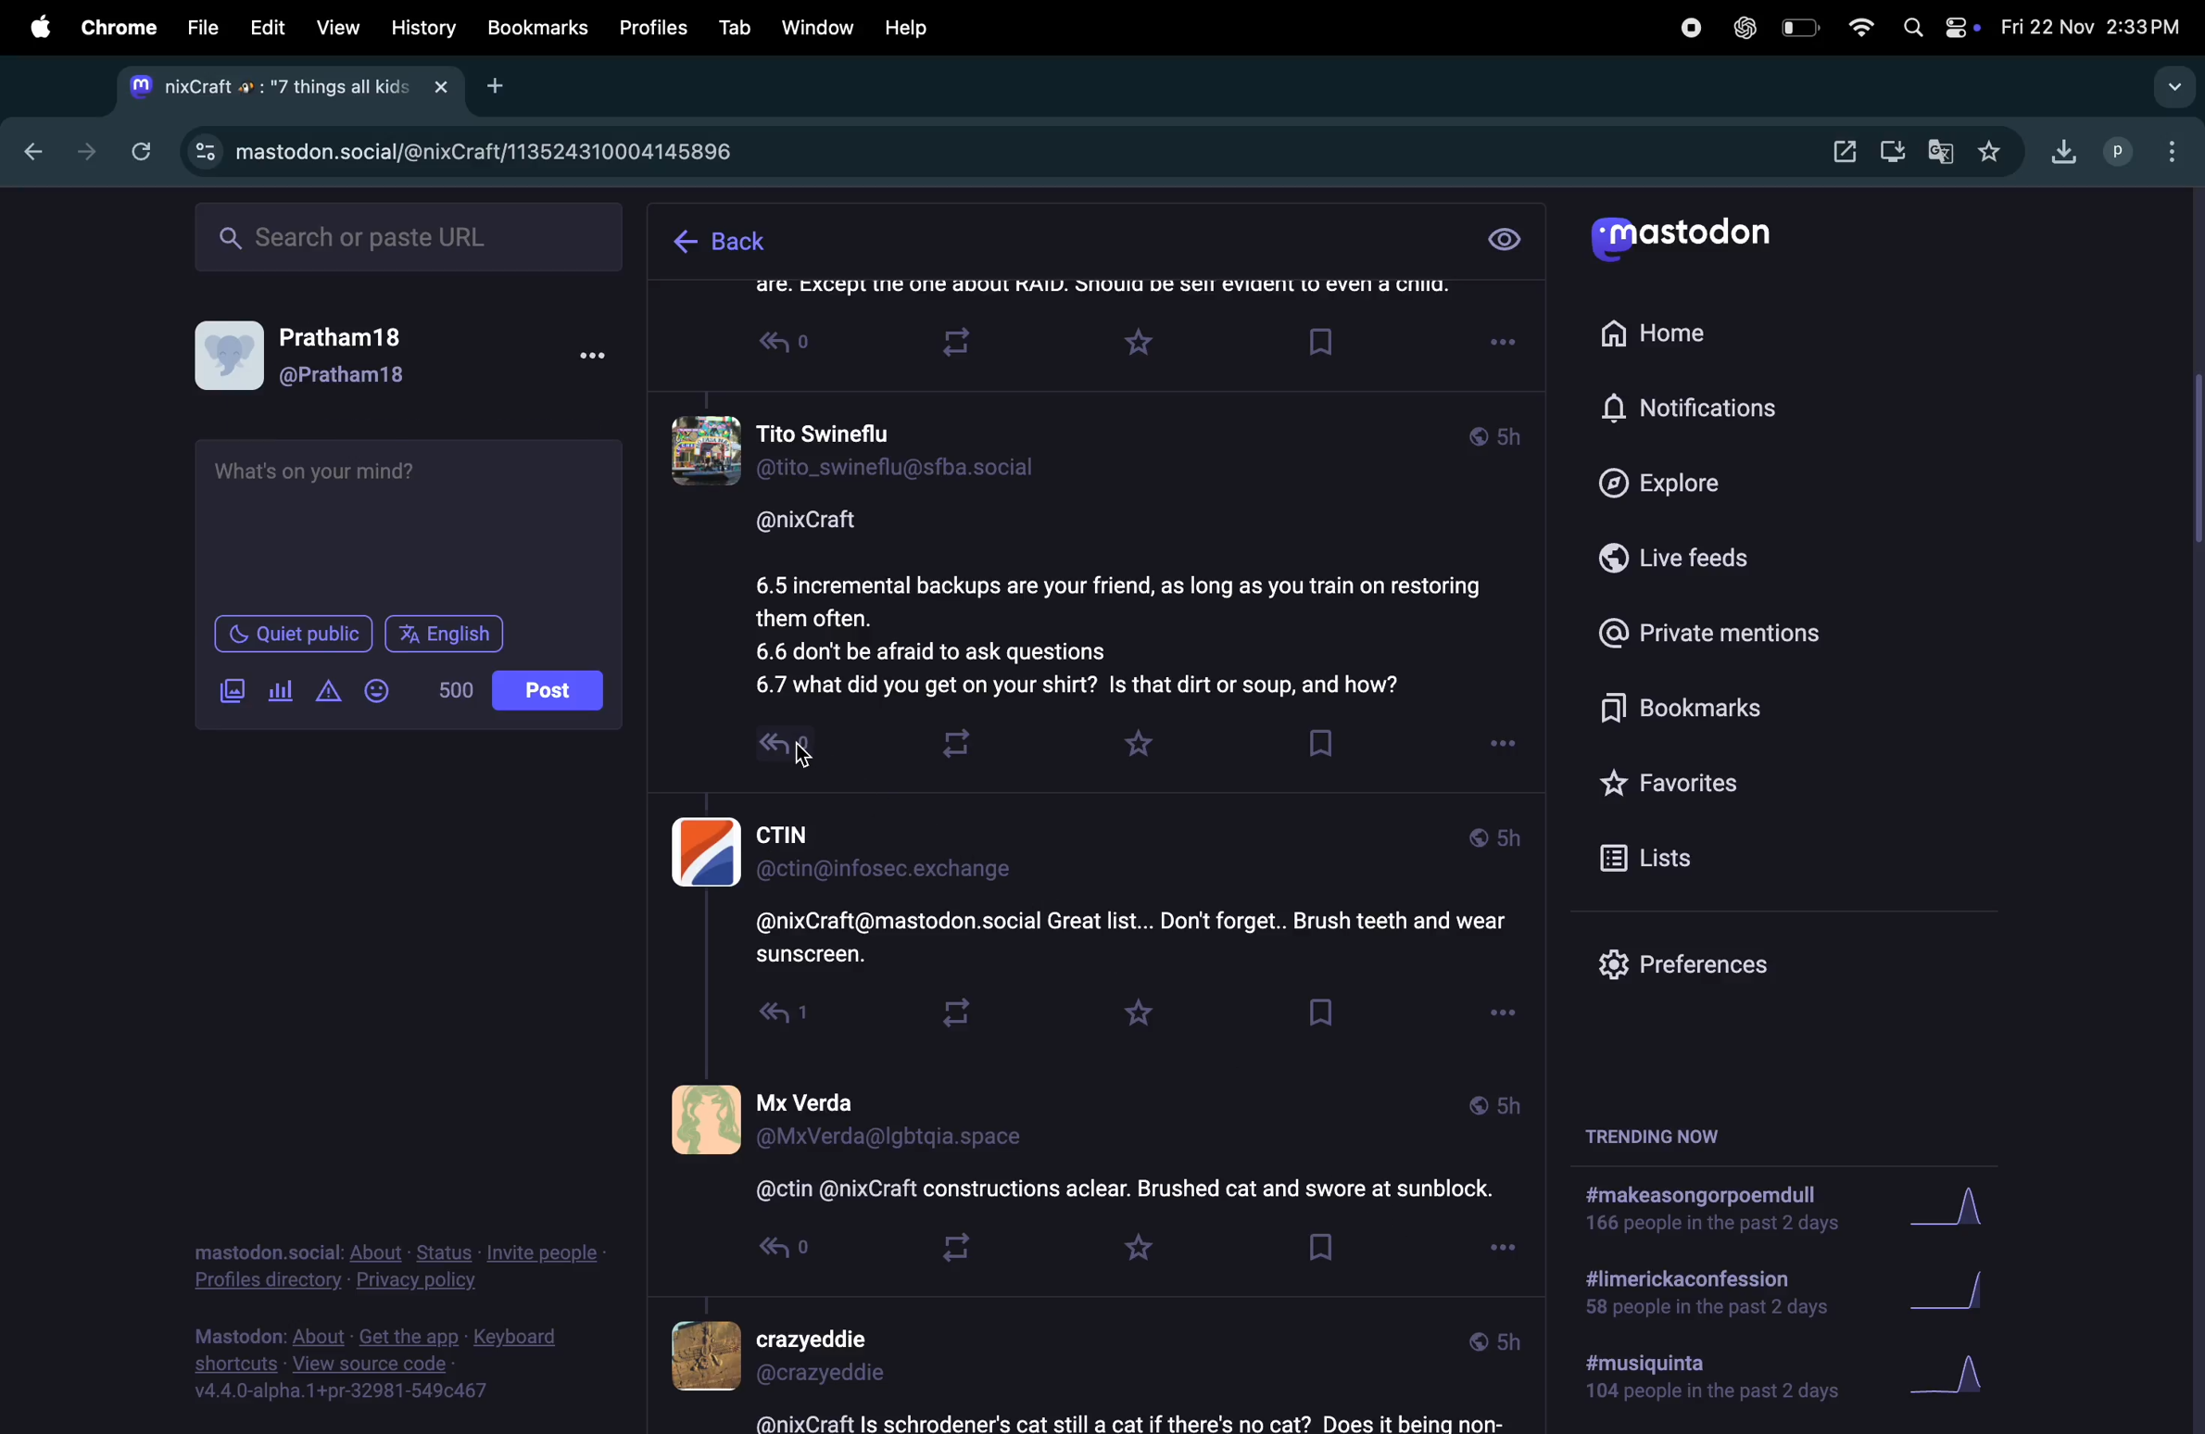 The image size is (2205, 1434). I want to click on Bookmark, so click(1319, 1252).